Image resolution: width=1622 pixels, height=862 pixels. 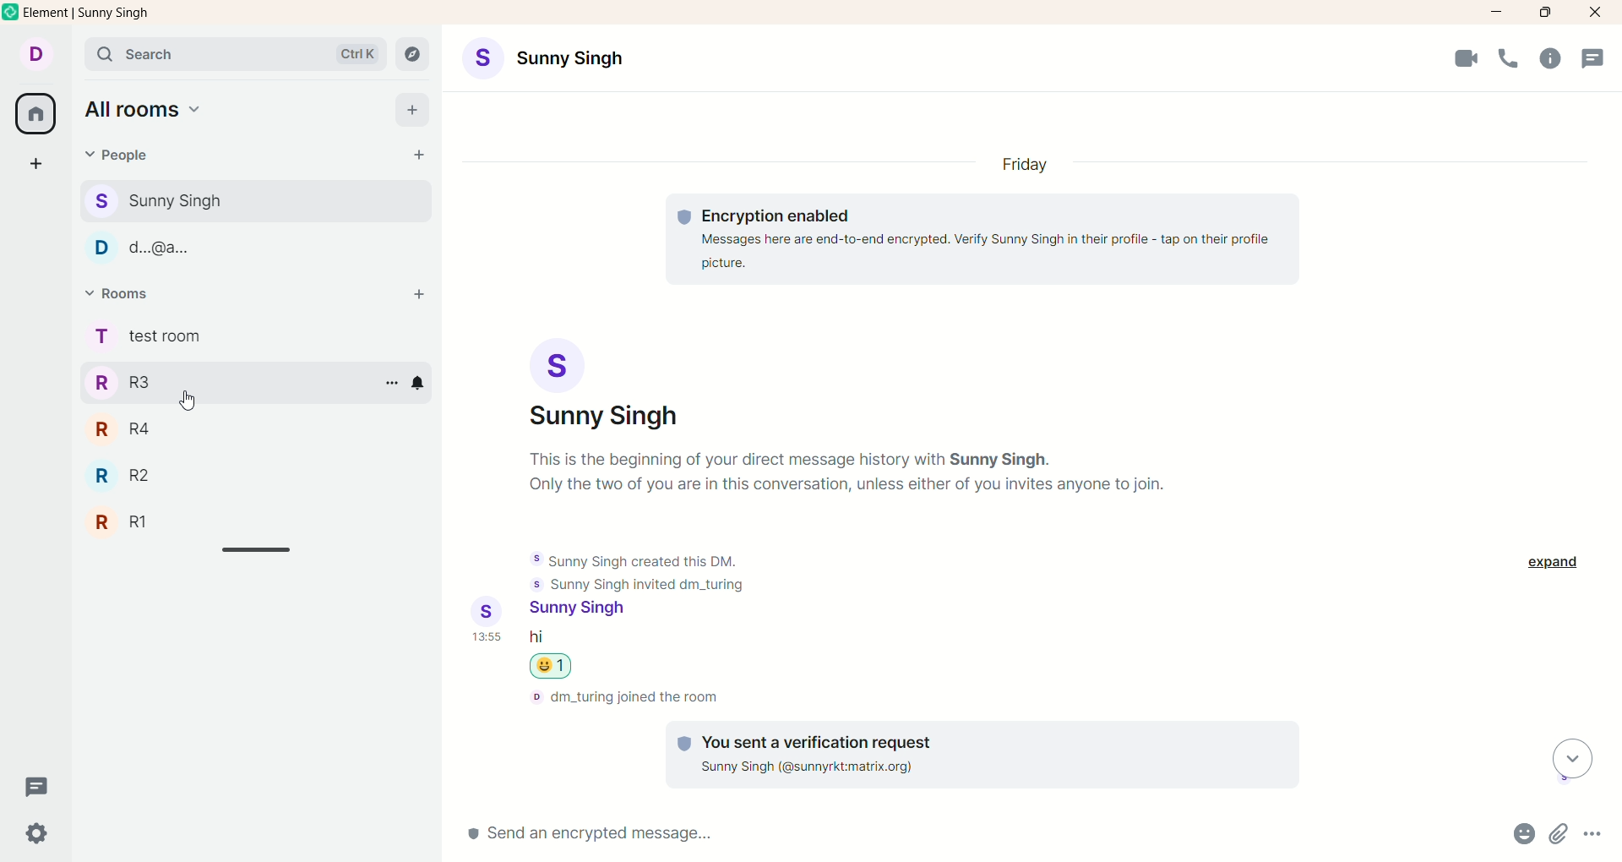 What do you see at coordinates (1555, 565) in the screenshot?
I see `expand` at bounding box center [1555, 565].